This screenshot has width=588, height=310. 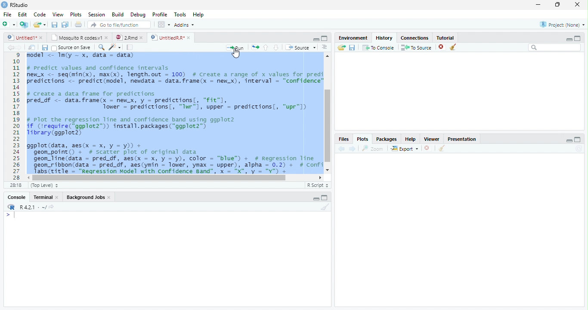 What do you see at coordinates (160, 15) in the screenshot?
I see `Profile` at bounding box center [160, 15].